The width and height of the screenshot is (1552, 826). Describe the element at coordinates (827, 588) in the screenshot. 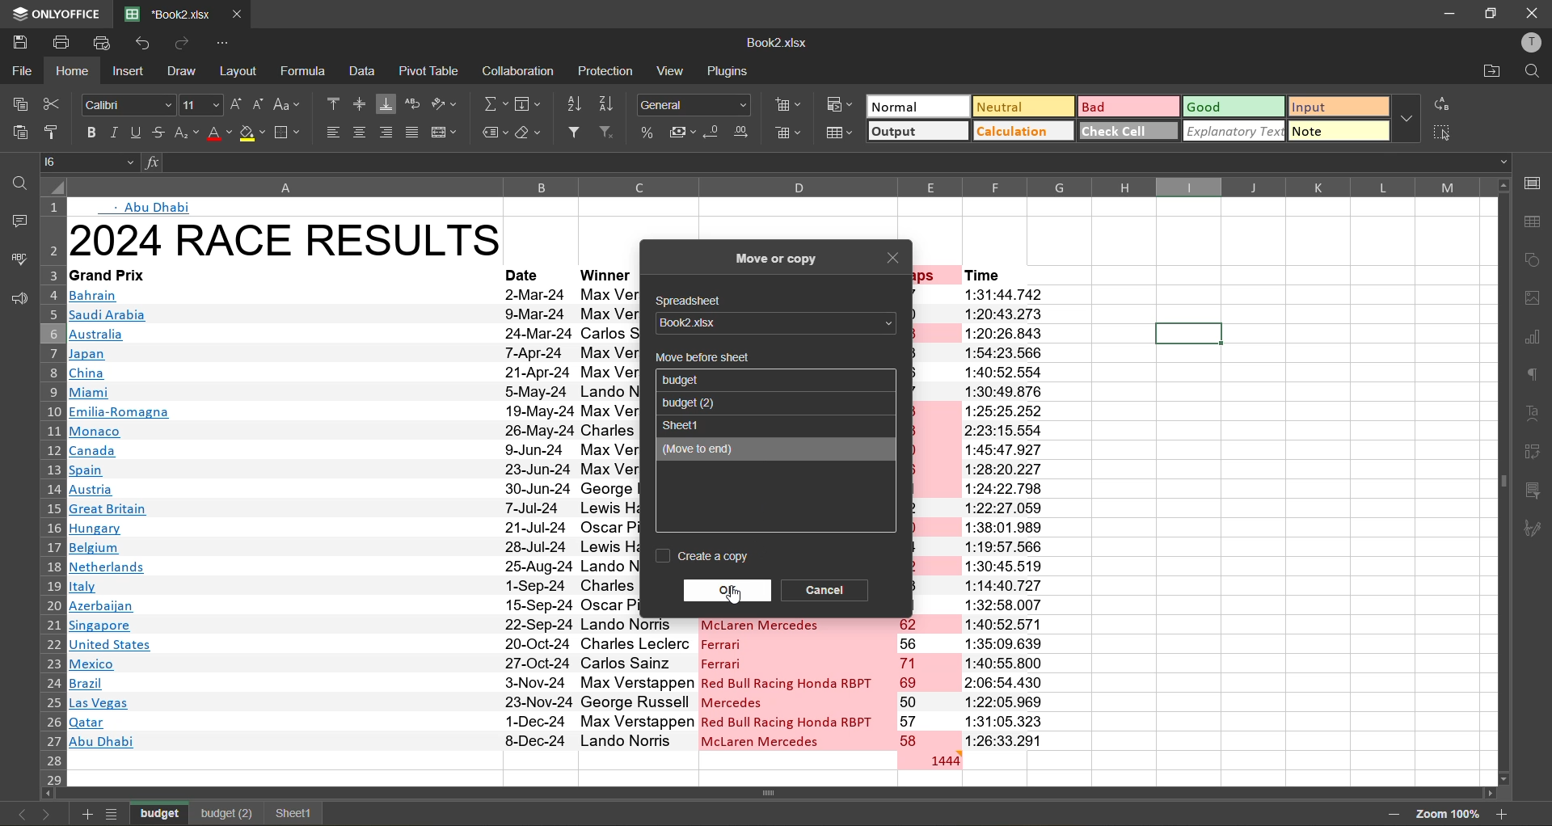

I see `cancel` at that location.